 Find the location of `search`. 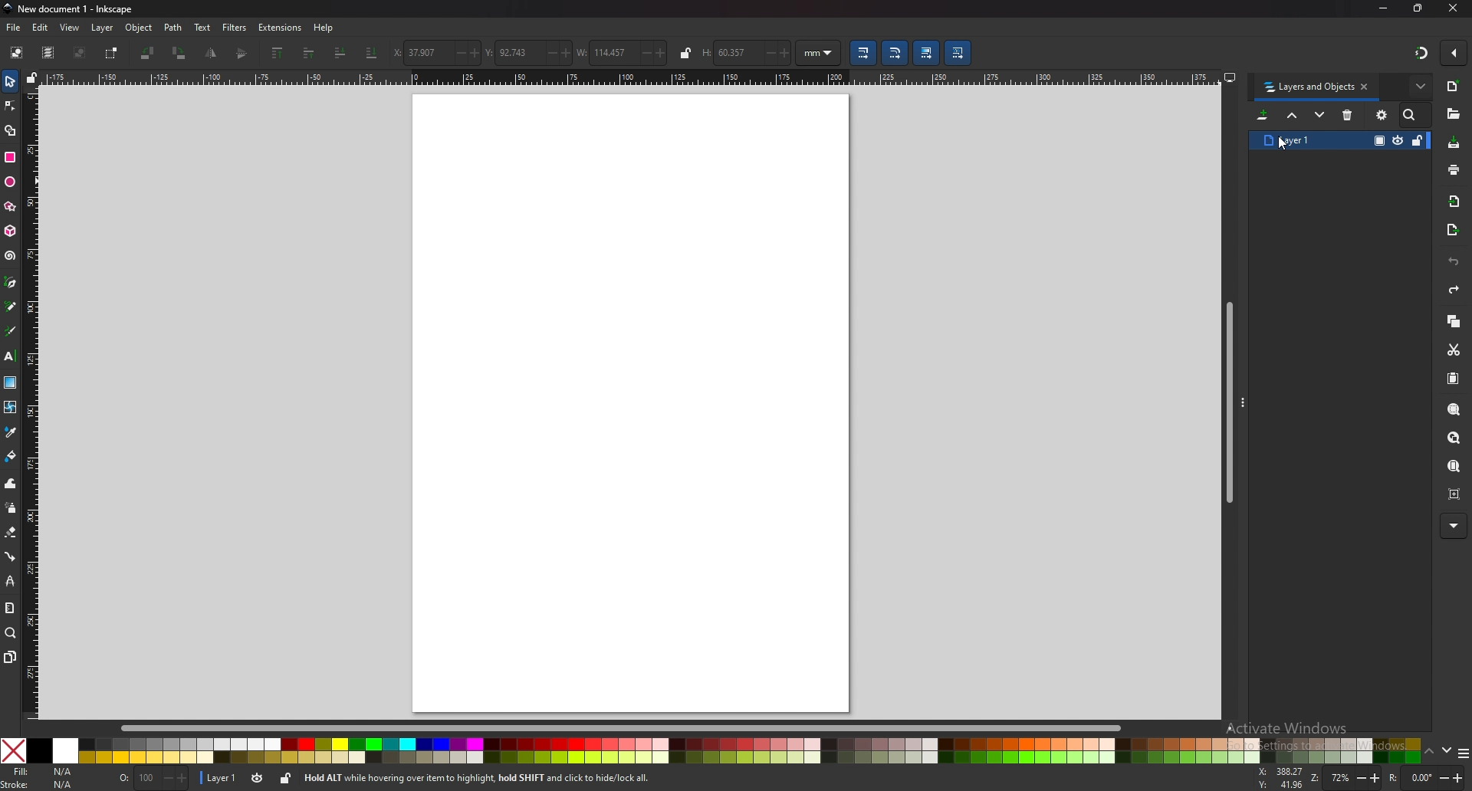

search is located at coordinates (1411, 115).